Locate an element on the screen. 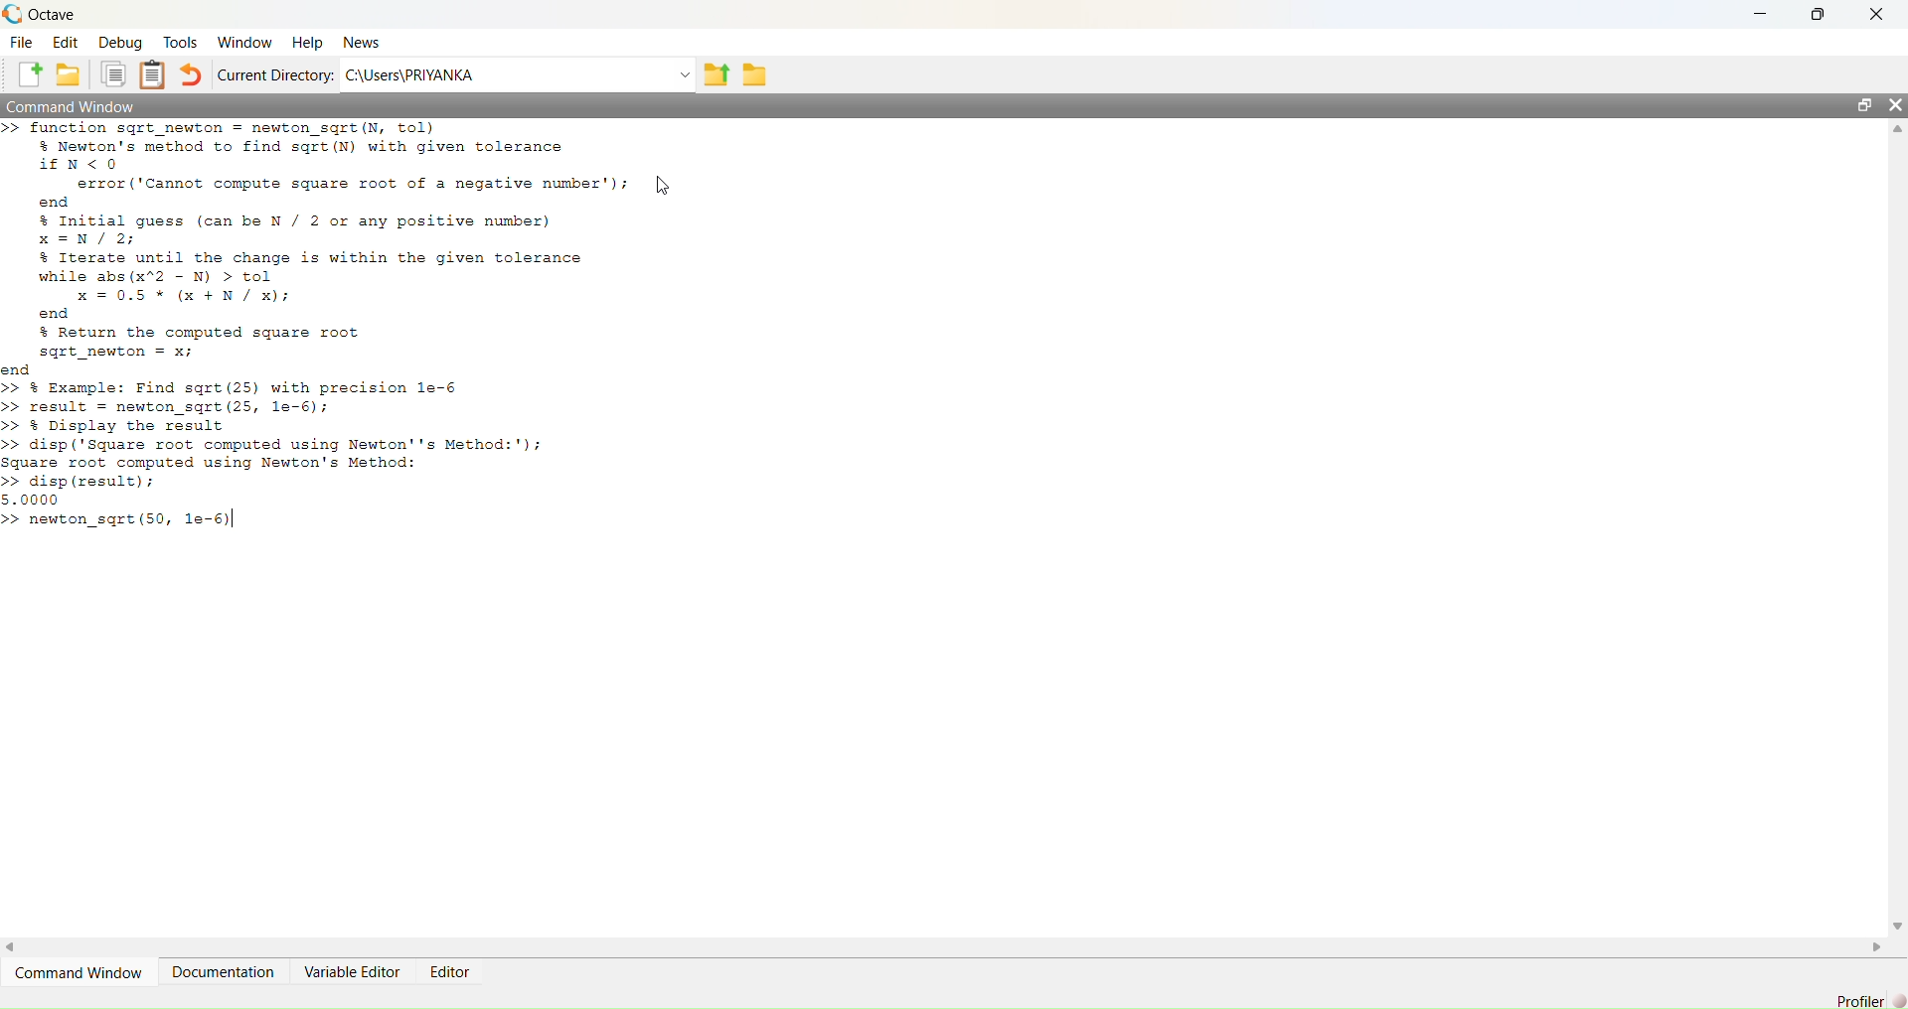 The image size is (1908, 1009). Maximize/Restore is located at coordinates (1865, 106).